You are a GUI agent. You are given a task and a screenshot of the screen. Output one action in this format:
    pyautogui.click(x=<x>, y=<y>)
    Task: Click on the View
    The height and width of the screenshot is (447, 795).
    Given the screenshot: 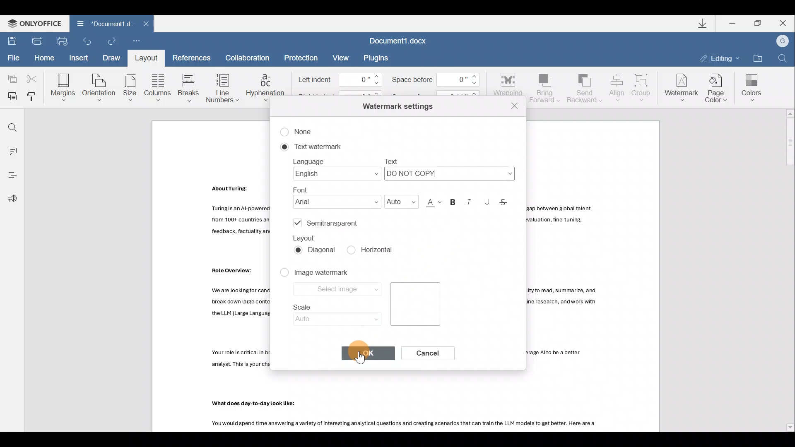 What is the action you would take?
    pyautogui.click(x=341, y=57)
    